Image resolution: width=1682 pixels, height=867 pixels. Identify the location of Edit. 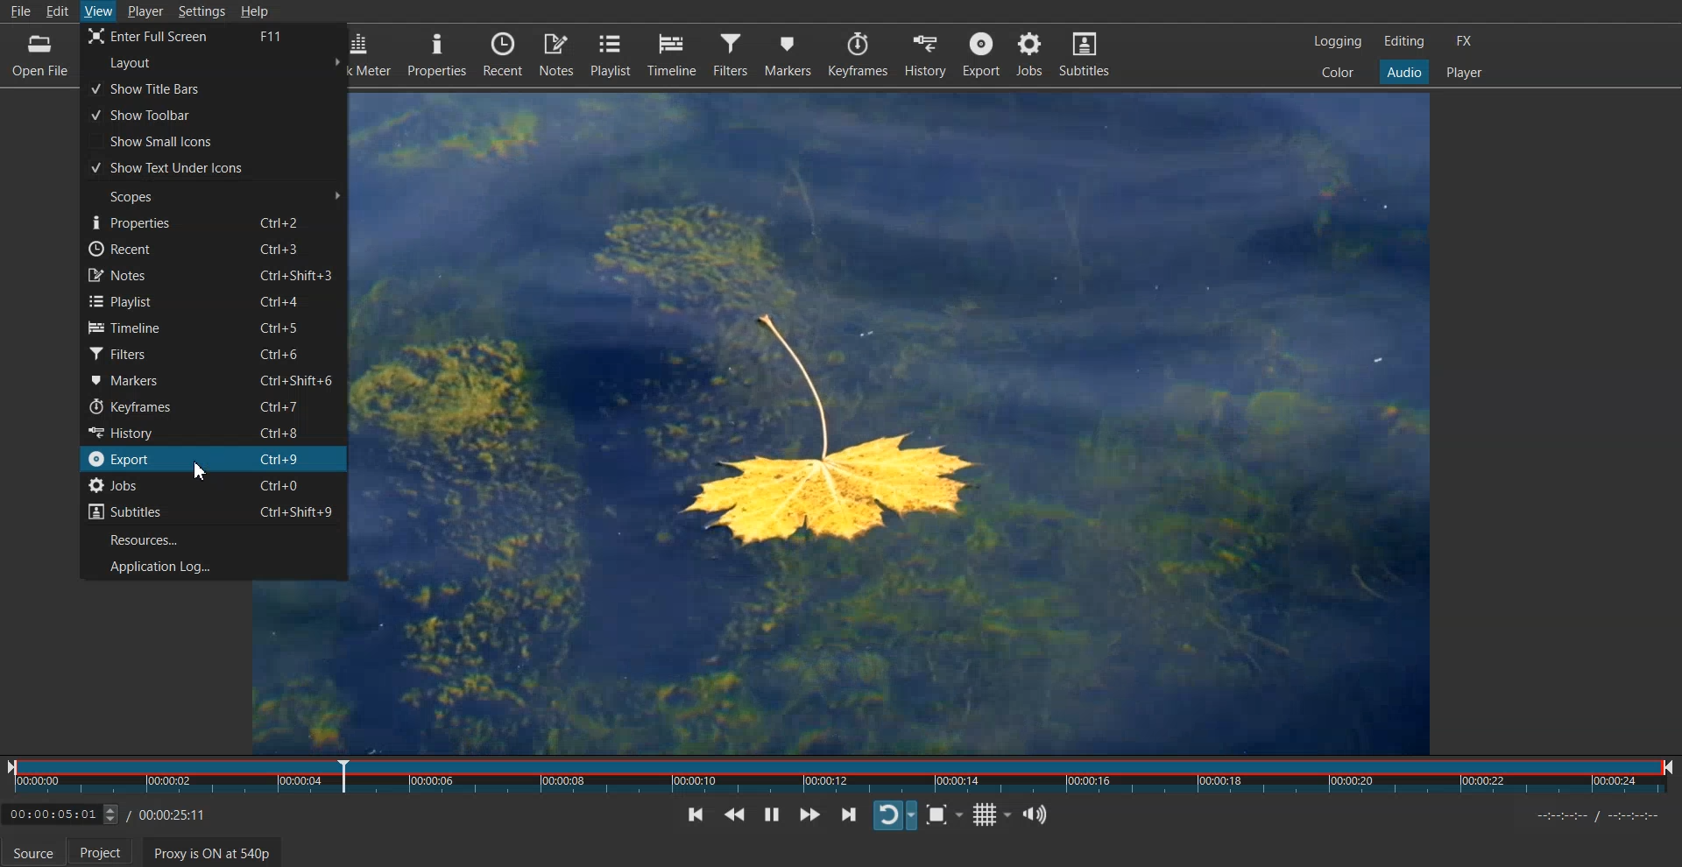
(60, 10).